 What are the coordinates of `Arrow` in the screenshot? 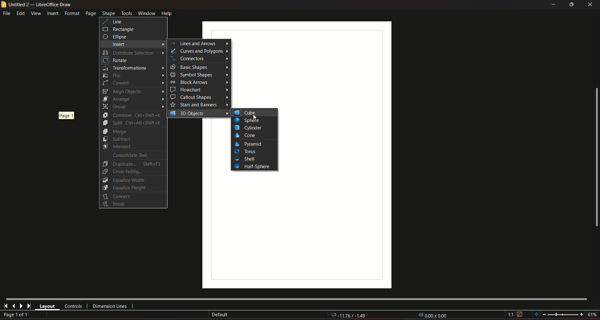 It's located at (226, 82).